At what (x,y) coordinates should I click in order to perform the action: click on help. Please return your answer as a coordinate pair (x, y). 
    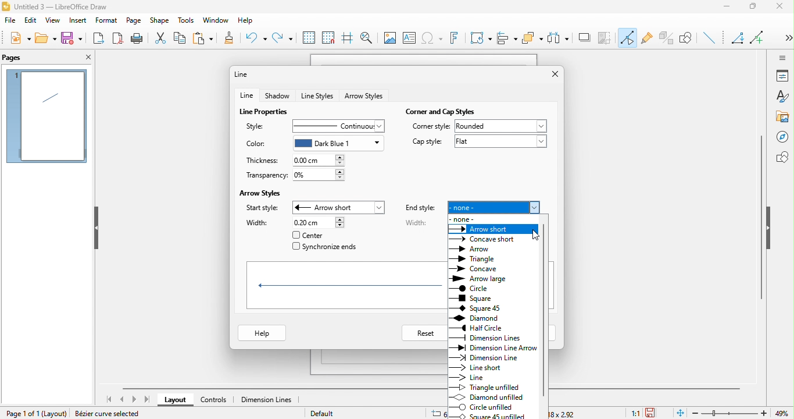
    Looking at the image, I should click on (245, 22).